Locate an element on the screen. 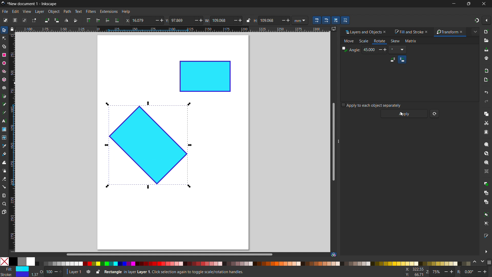  node tool is located at coordinates (4, 38).